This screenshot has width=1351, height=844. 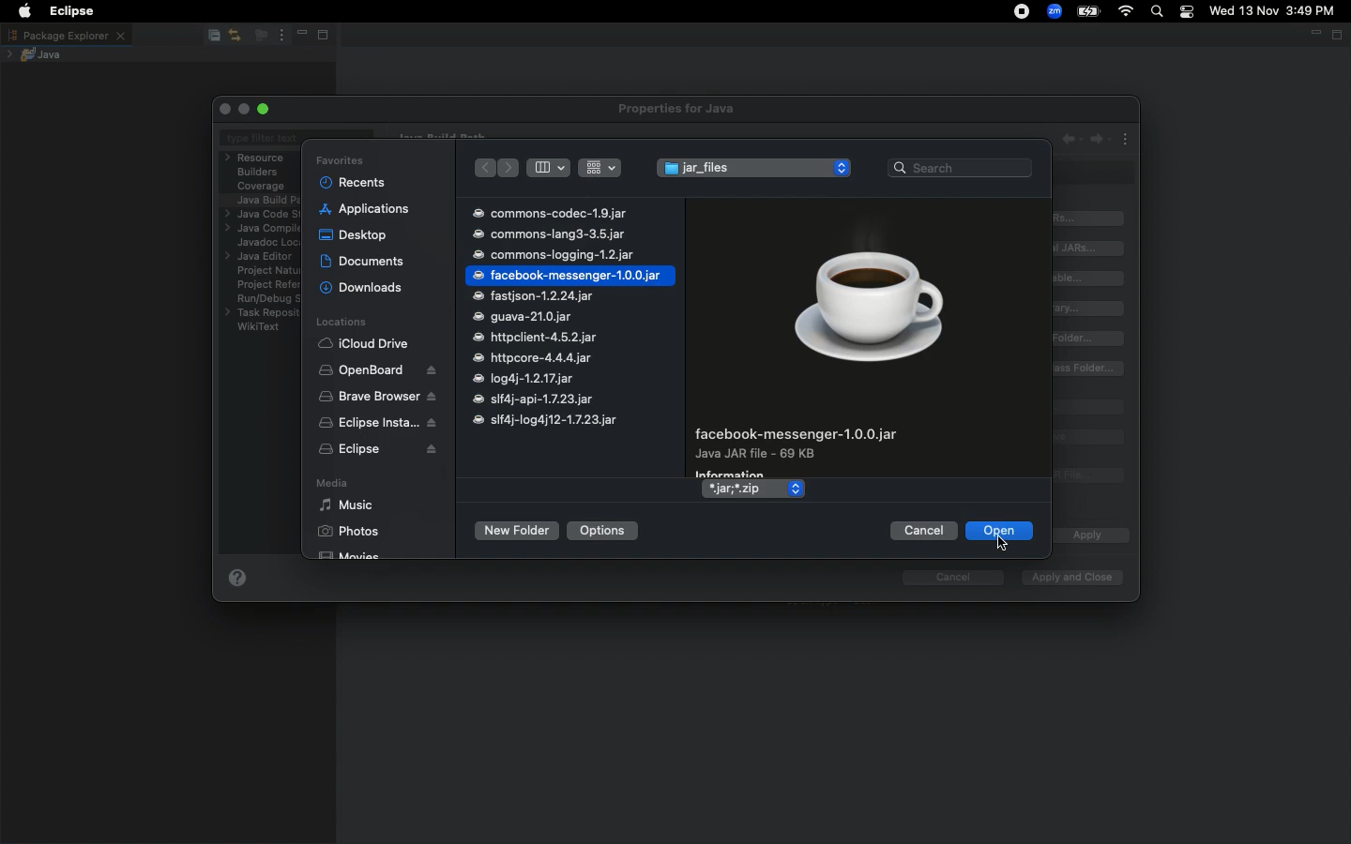 What do you see at coordinates (260, 215) in the screenshot?
I see `Java code style` at bounding box center [260, 215].